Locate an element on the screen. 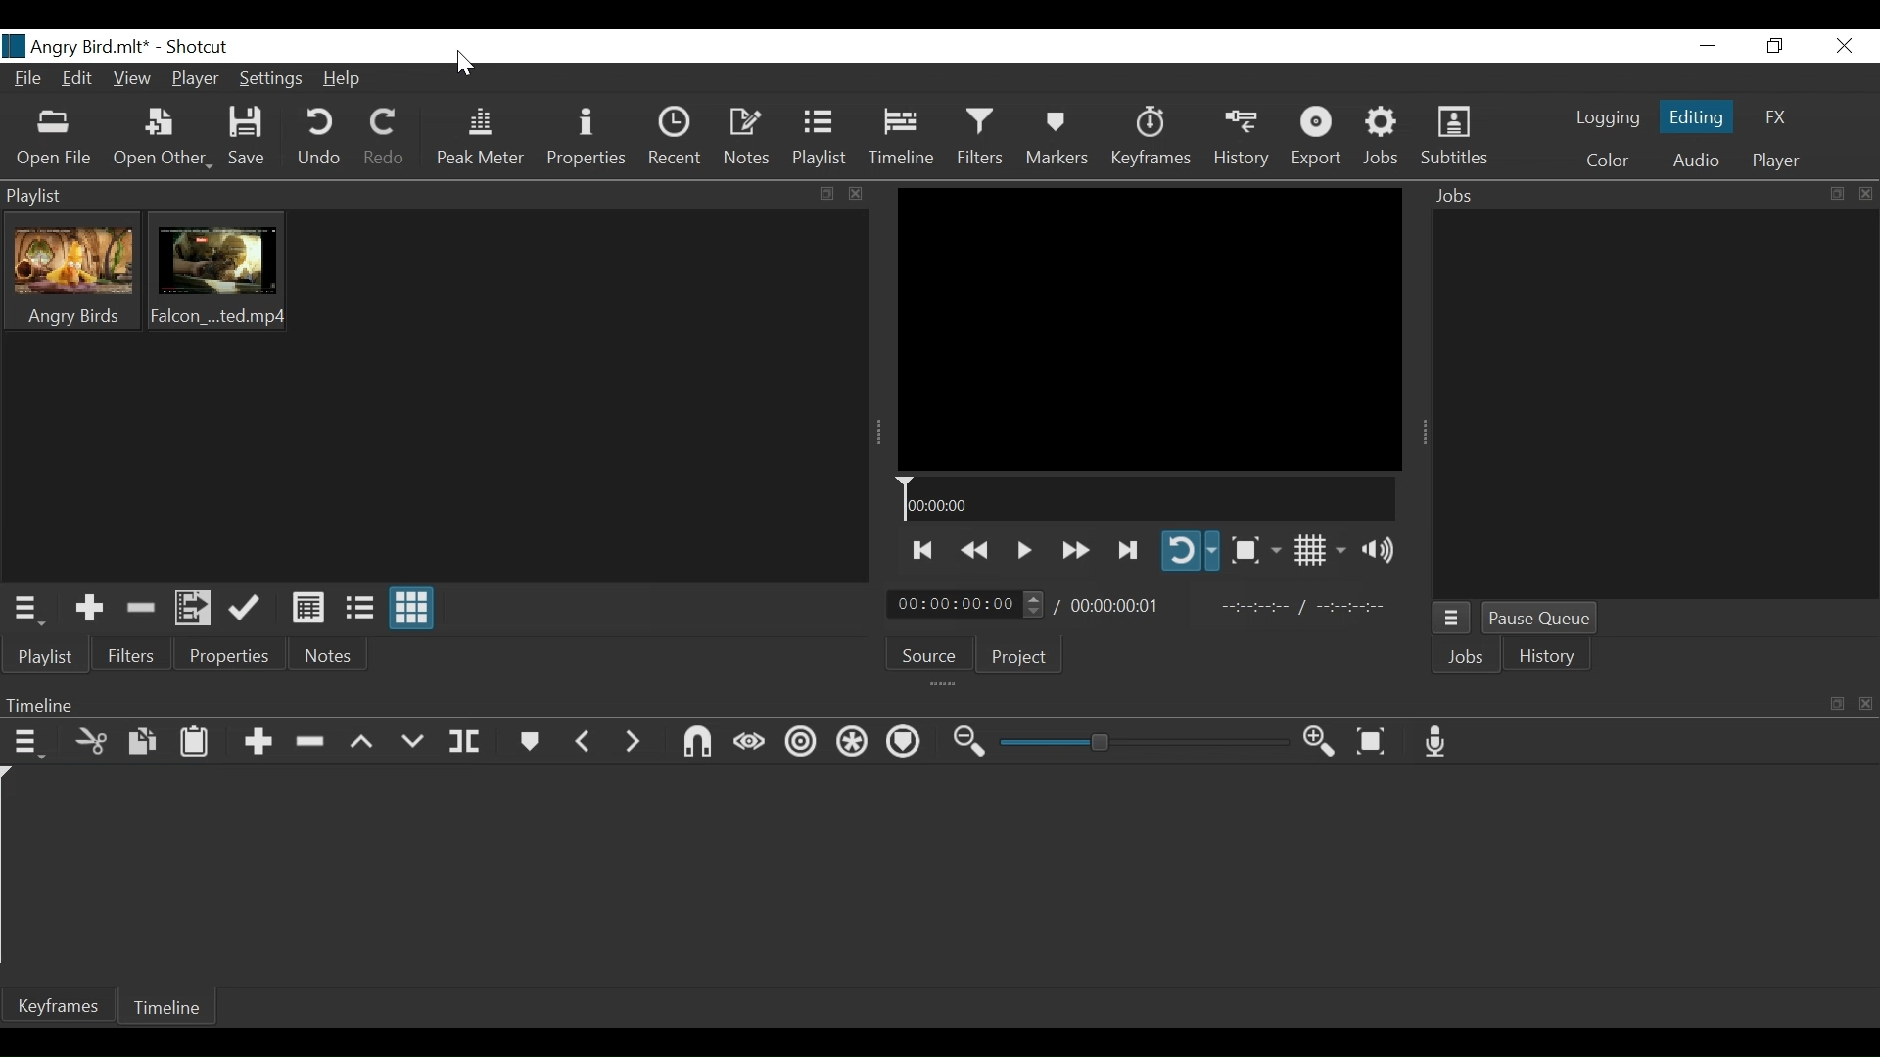 This screenshot has height=1057, width=1880. Jobs menu is located at coordinates (1453, 618).